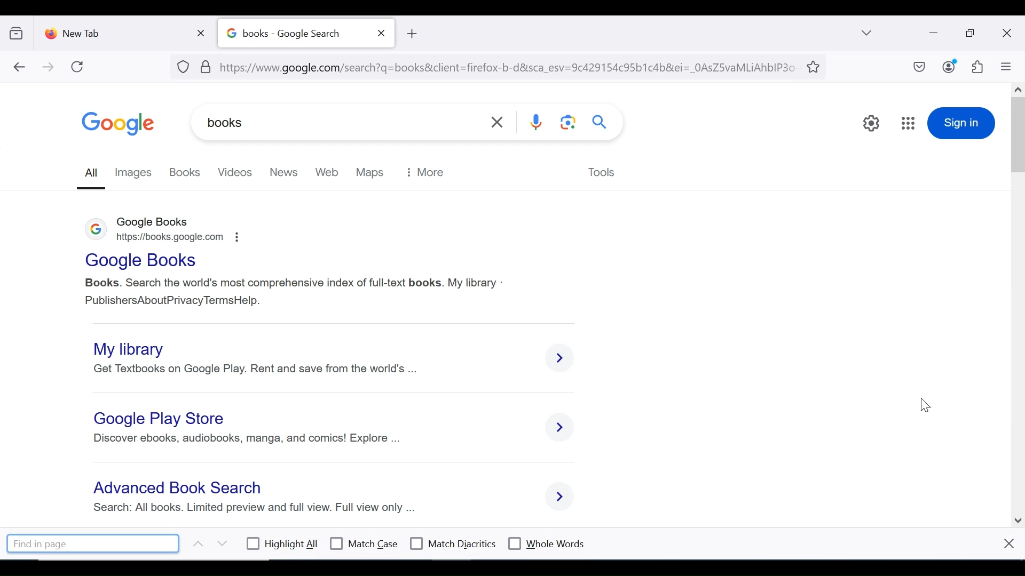 The width and height of the screenshot is (1025, 576). What do you see at coordinates (976, 67) in the screenshot?
I see `extensions` at bounding box center [976, 67].